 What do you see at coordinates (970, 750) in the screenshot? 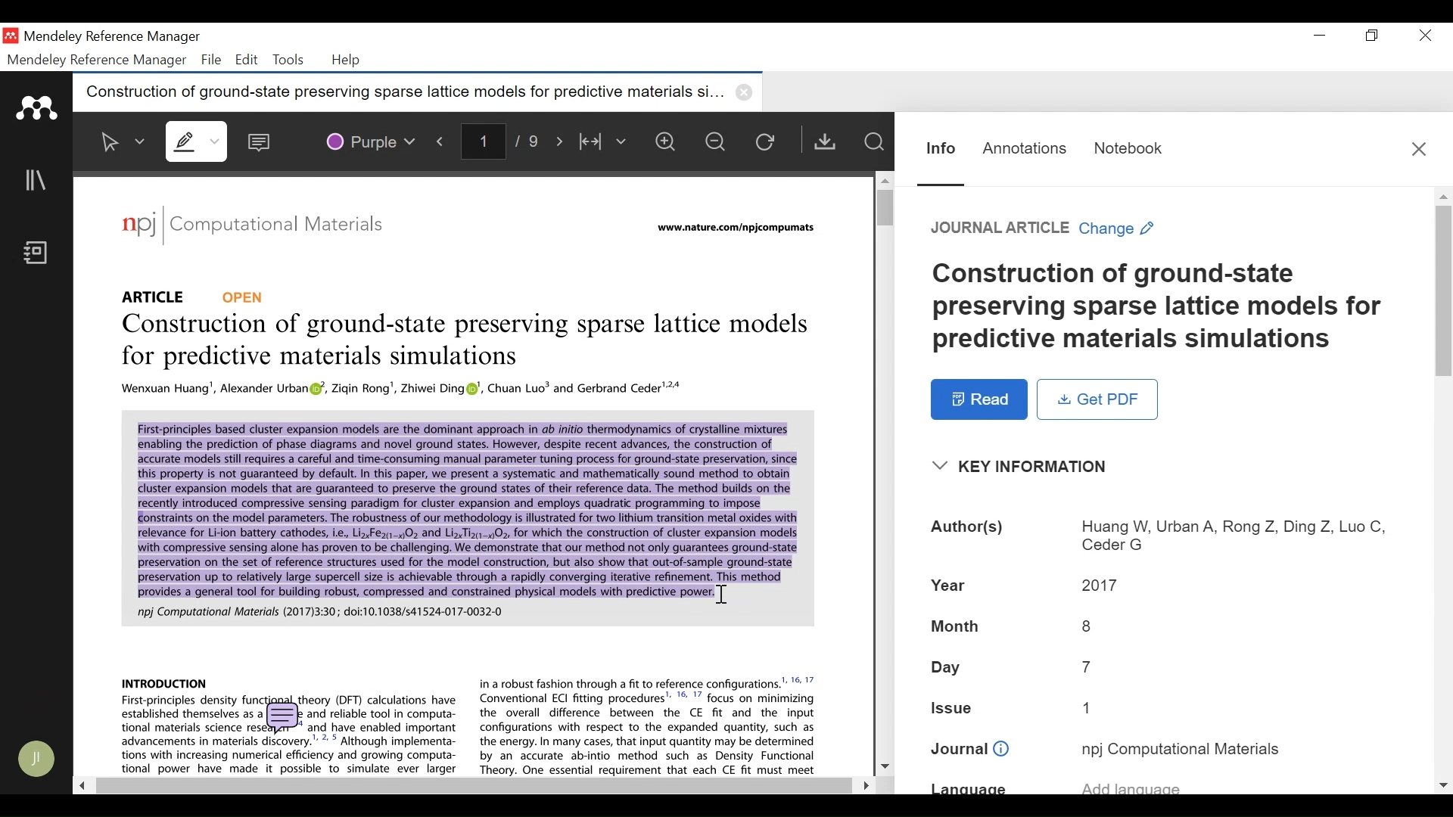
I see `Journal` at bounding box center [970, 750].